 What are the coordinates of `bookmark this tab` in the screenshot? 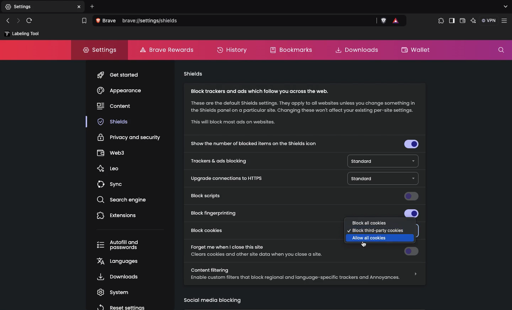 It's located at (84, 20).